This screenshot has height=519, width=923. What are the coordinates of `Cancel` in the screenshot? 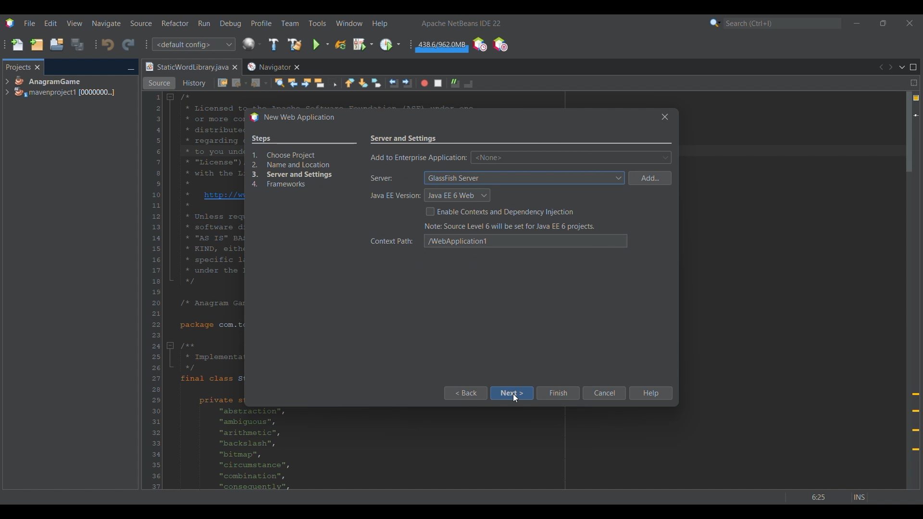 It's located at (604, 393).